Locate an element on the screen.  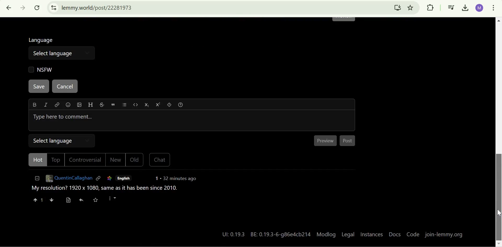
My resolution? 1920 x 1080, same as it has been since 2010. is located at coordinates (104, 190).